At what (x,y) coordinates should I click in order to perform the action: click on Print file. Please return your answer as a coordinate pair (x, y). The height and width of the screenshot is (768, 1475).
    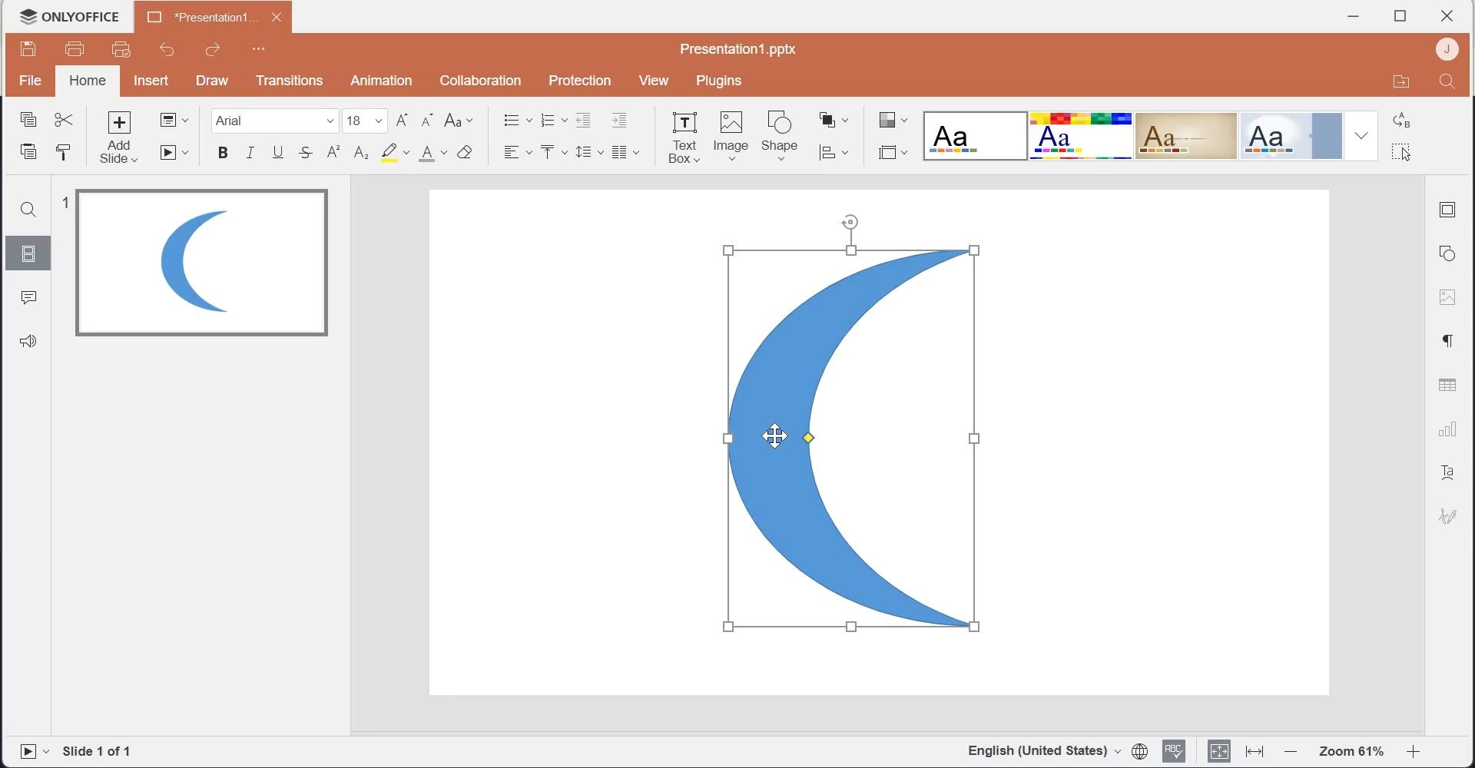
    Looking at the image, I should click on (77, 50).